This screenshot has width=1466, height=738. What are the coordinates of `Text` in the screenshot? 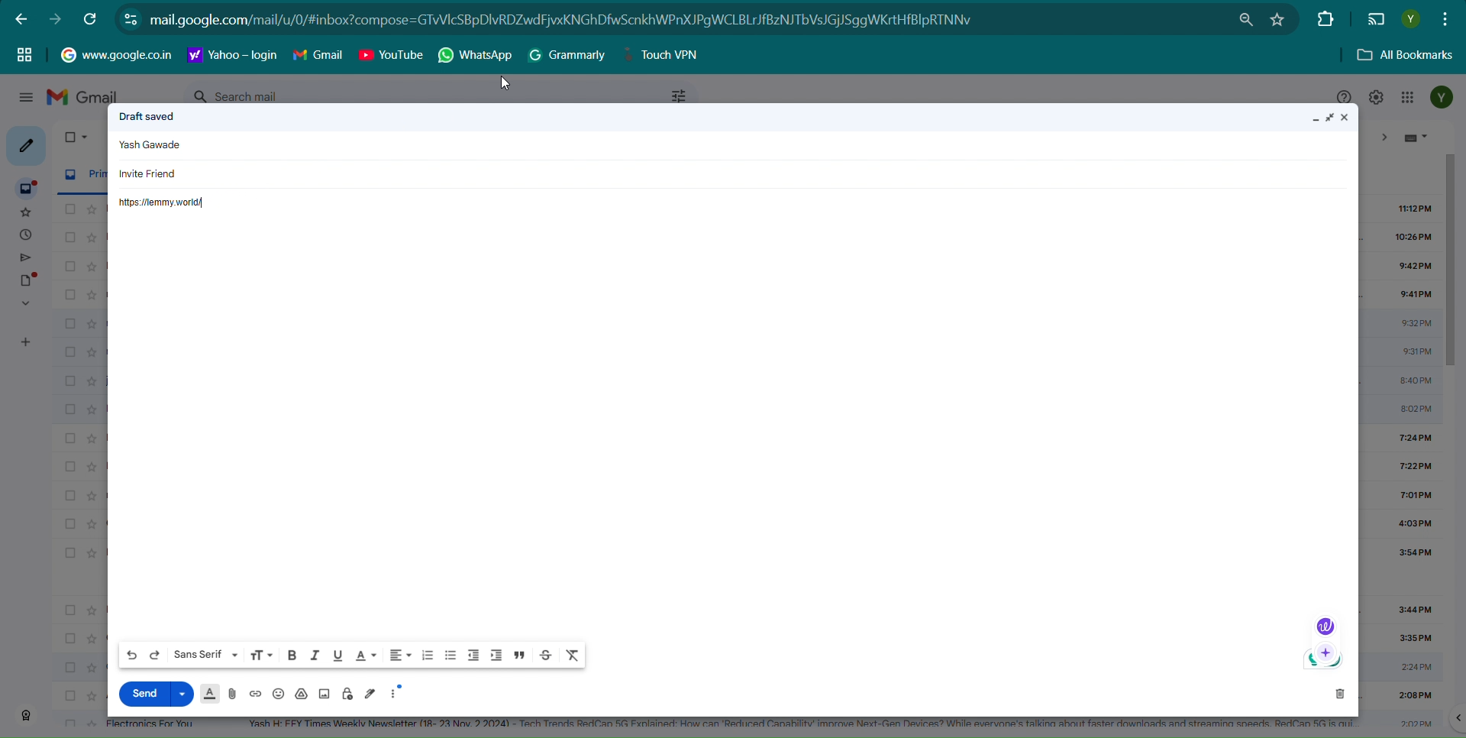 It's located at (153, 146).